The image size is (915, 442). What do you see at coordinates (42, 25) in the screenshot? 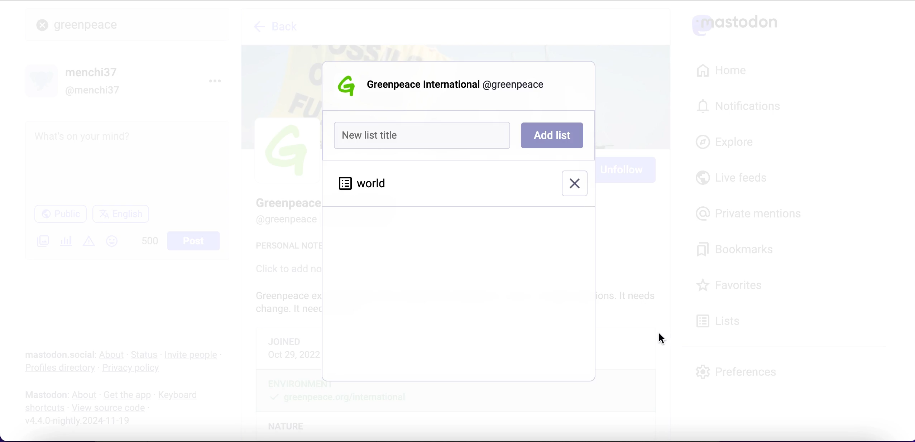
I see `close` at bounding box center [42, 25].